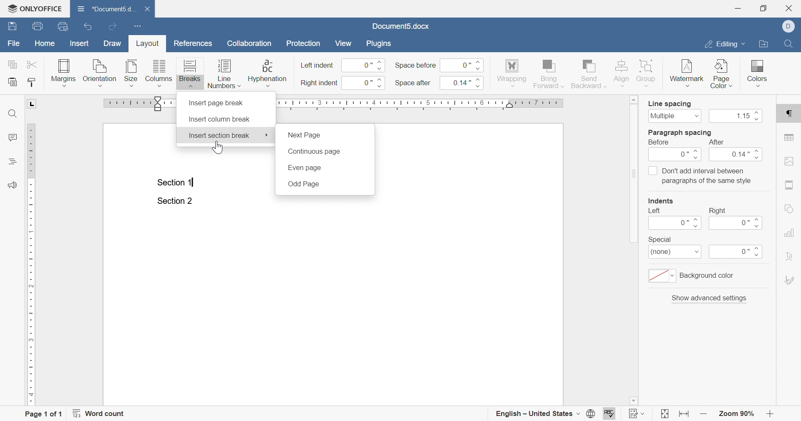 The width and height of the screenshot is (801, 421). Describe the element at coordinates (149, 45) in the screenshot. I see `layout` at that location.